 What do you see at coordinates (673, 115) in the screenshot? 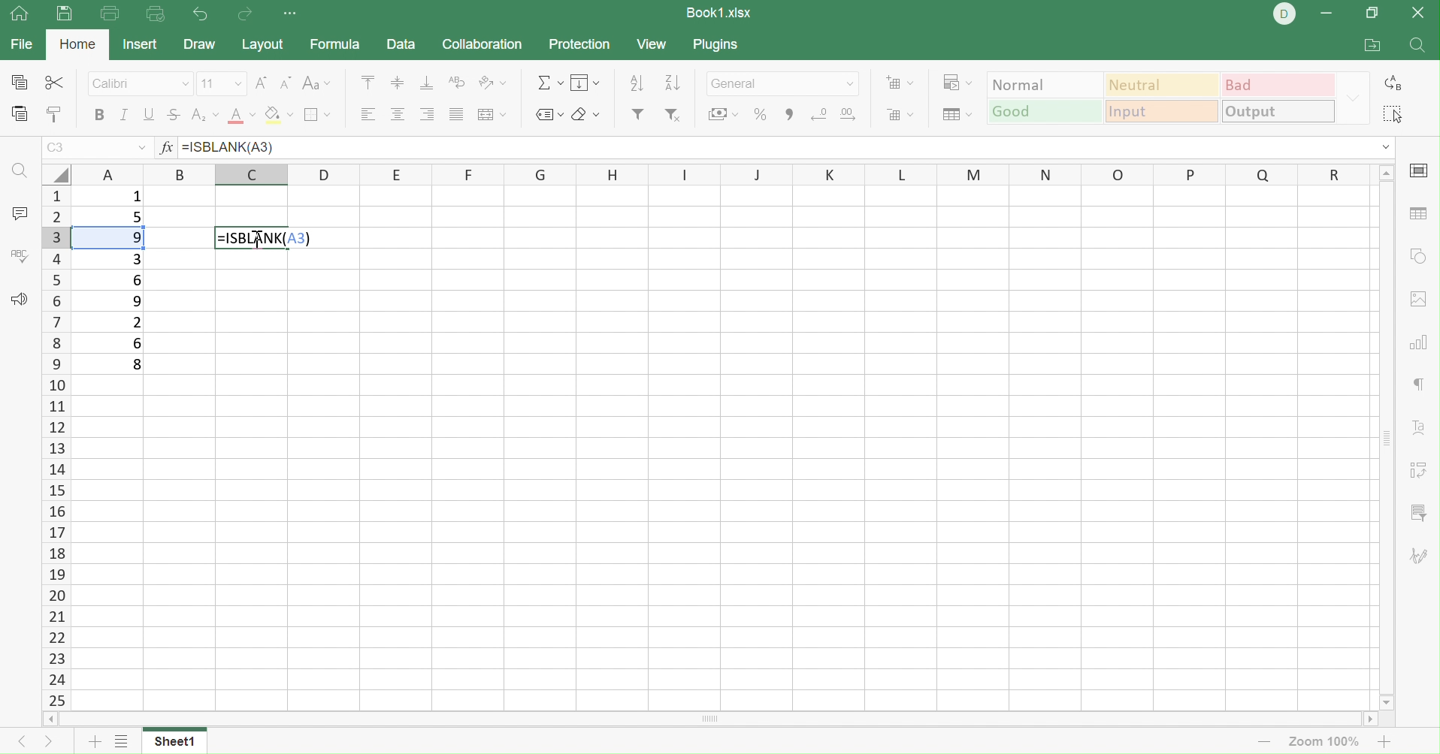
I see `Remove` at bounding box center [673, 115].